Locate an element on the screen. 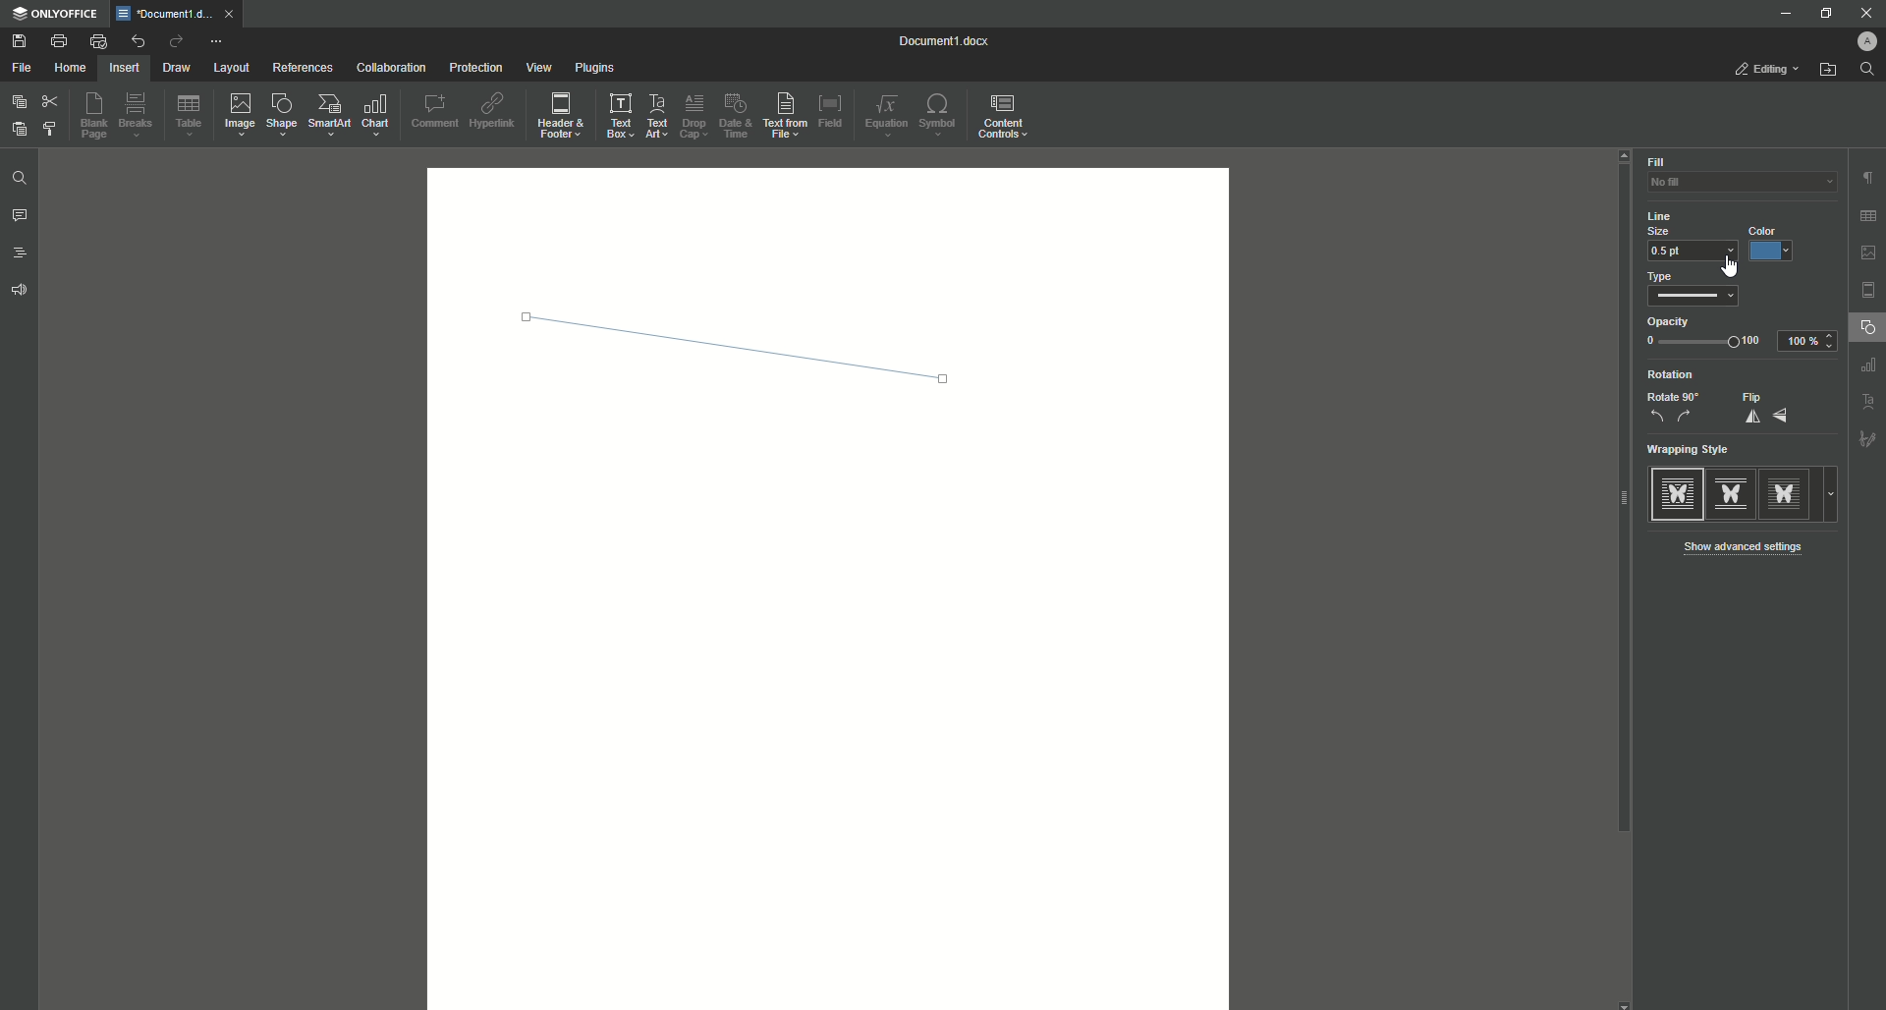 The width and height of the screenshot is (1886, 1010).  is located at coordinates (1626, 660).